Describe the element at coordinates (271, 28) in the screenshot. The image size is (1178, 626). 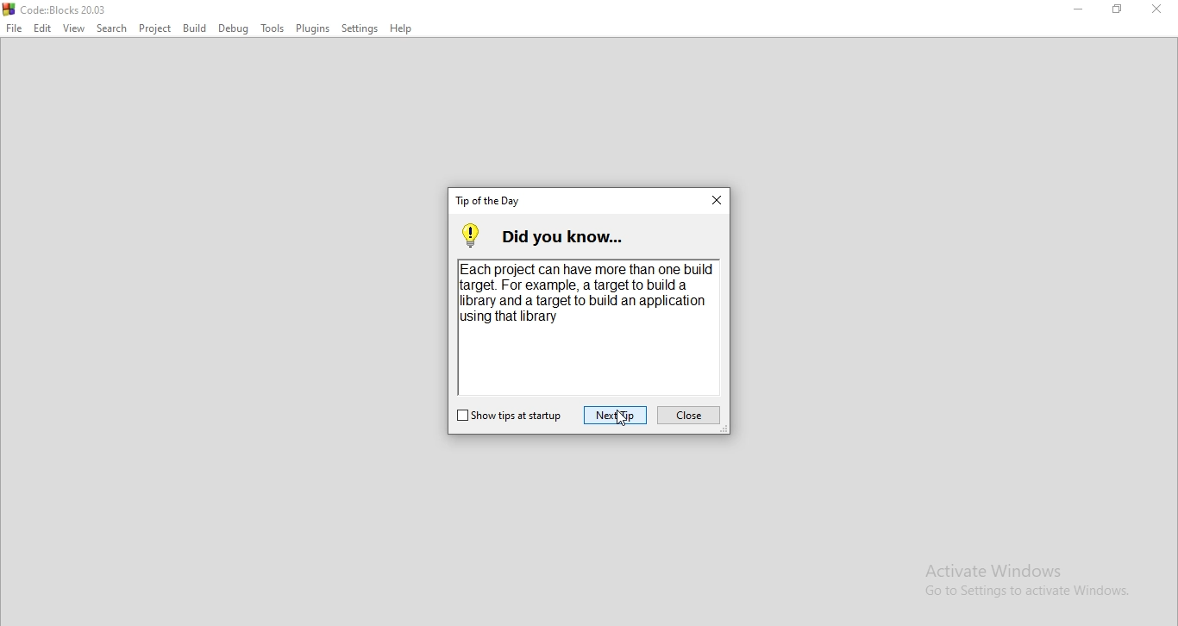
I see `Tools ` at that location.